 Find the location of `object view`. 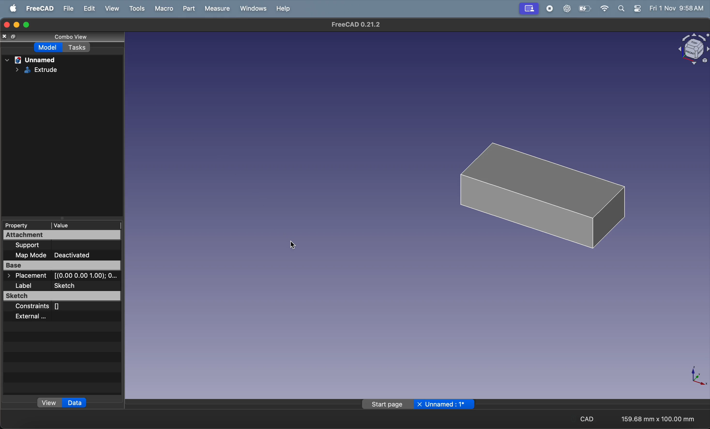

object view is located at coordinates (688, 49).